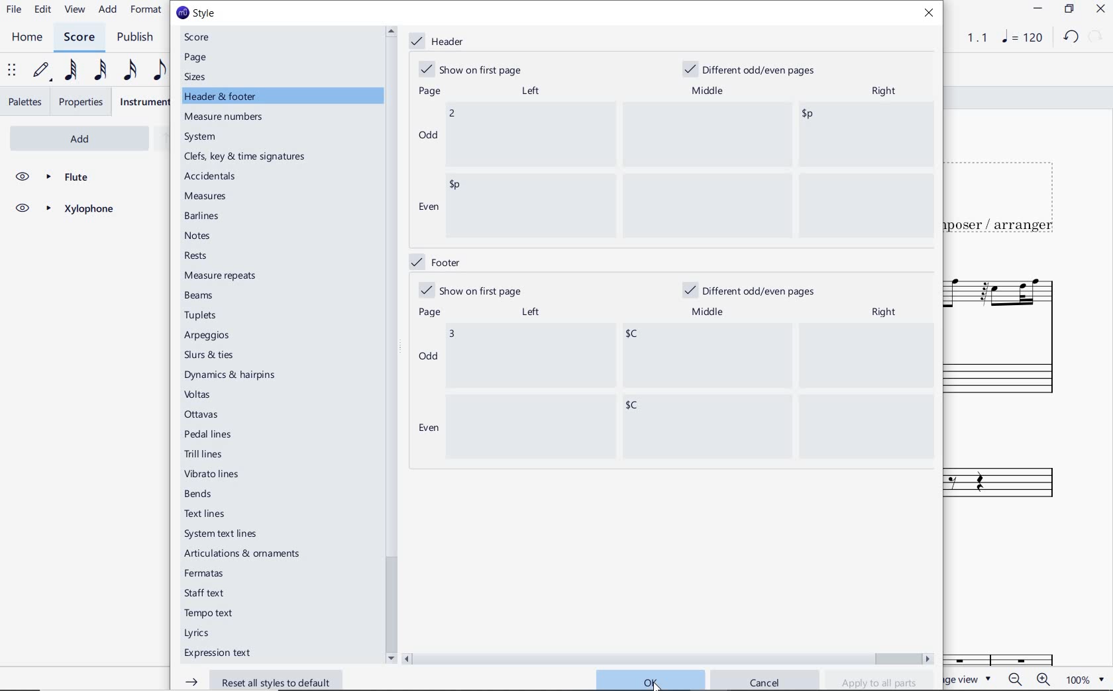 Image resolution: width=1113 pixels, height=691 pixels. What do you see at coordinates (68, 71) in the screenshot?
I see `64TH NOTE` at bounding box center [68, 71].